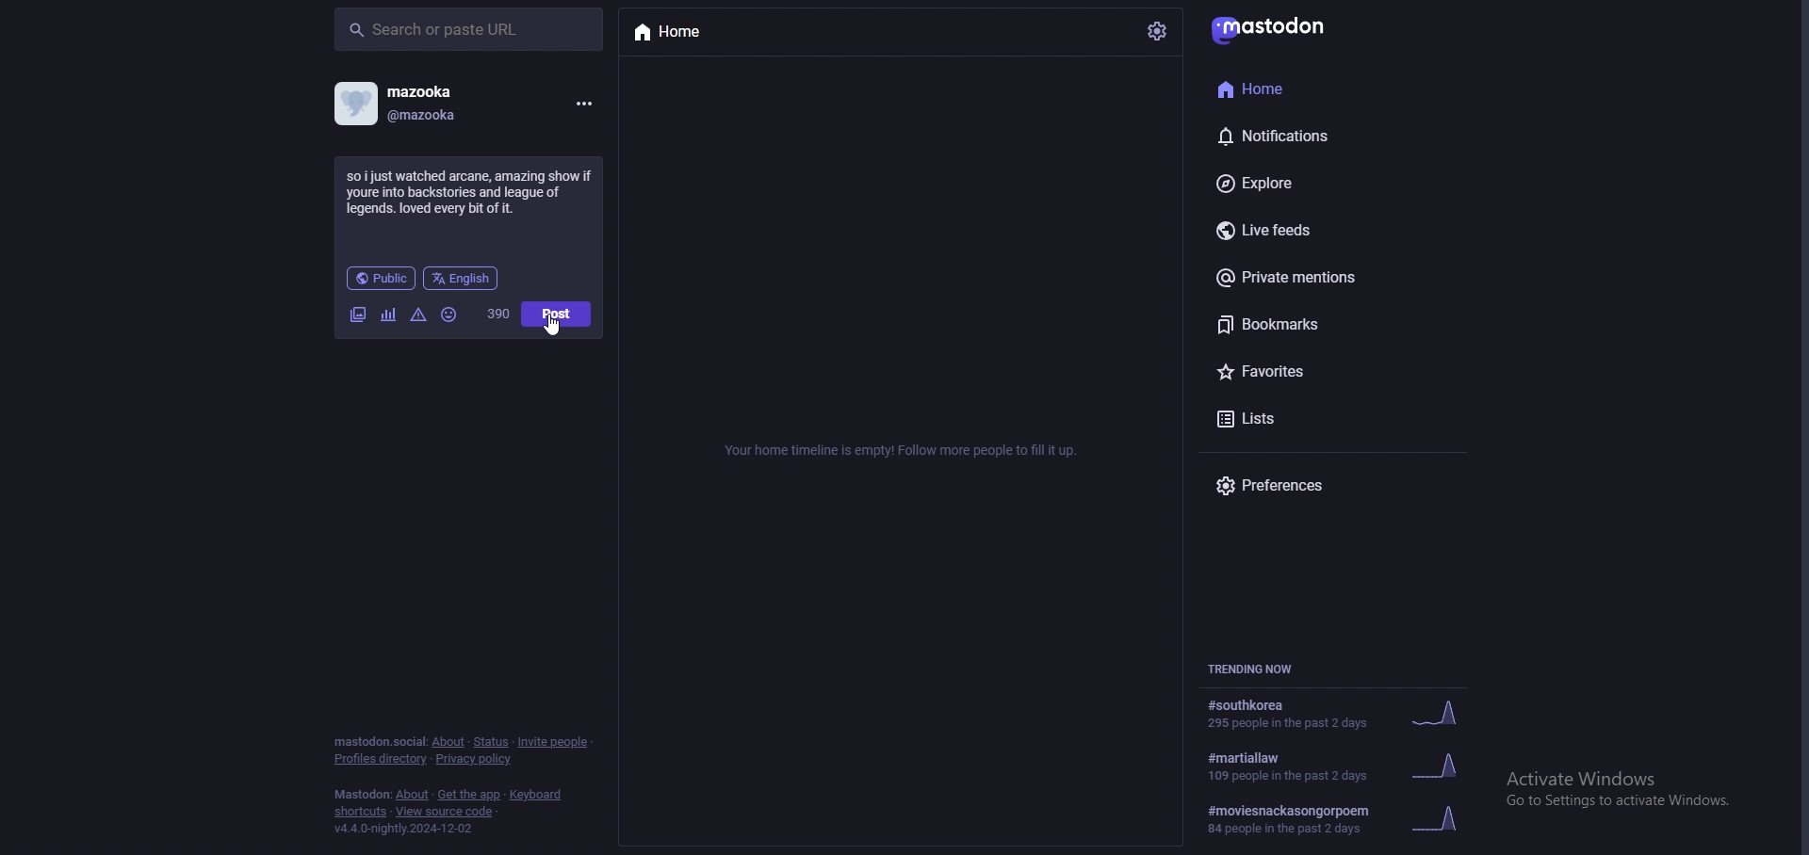 This screenshot has height=855, width=1809. Describe the element at coordinates (1287, 89) in the screenshot. I see `home` at that location.